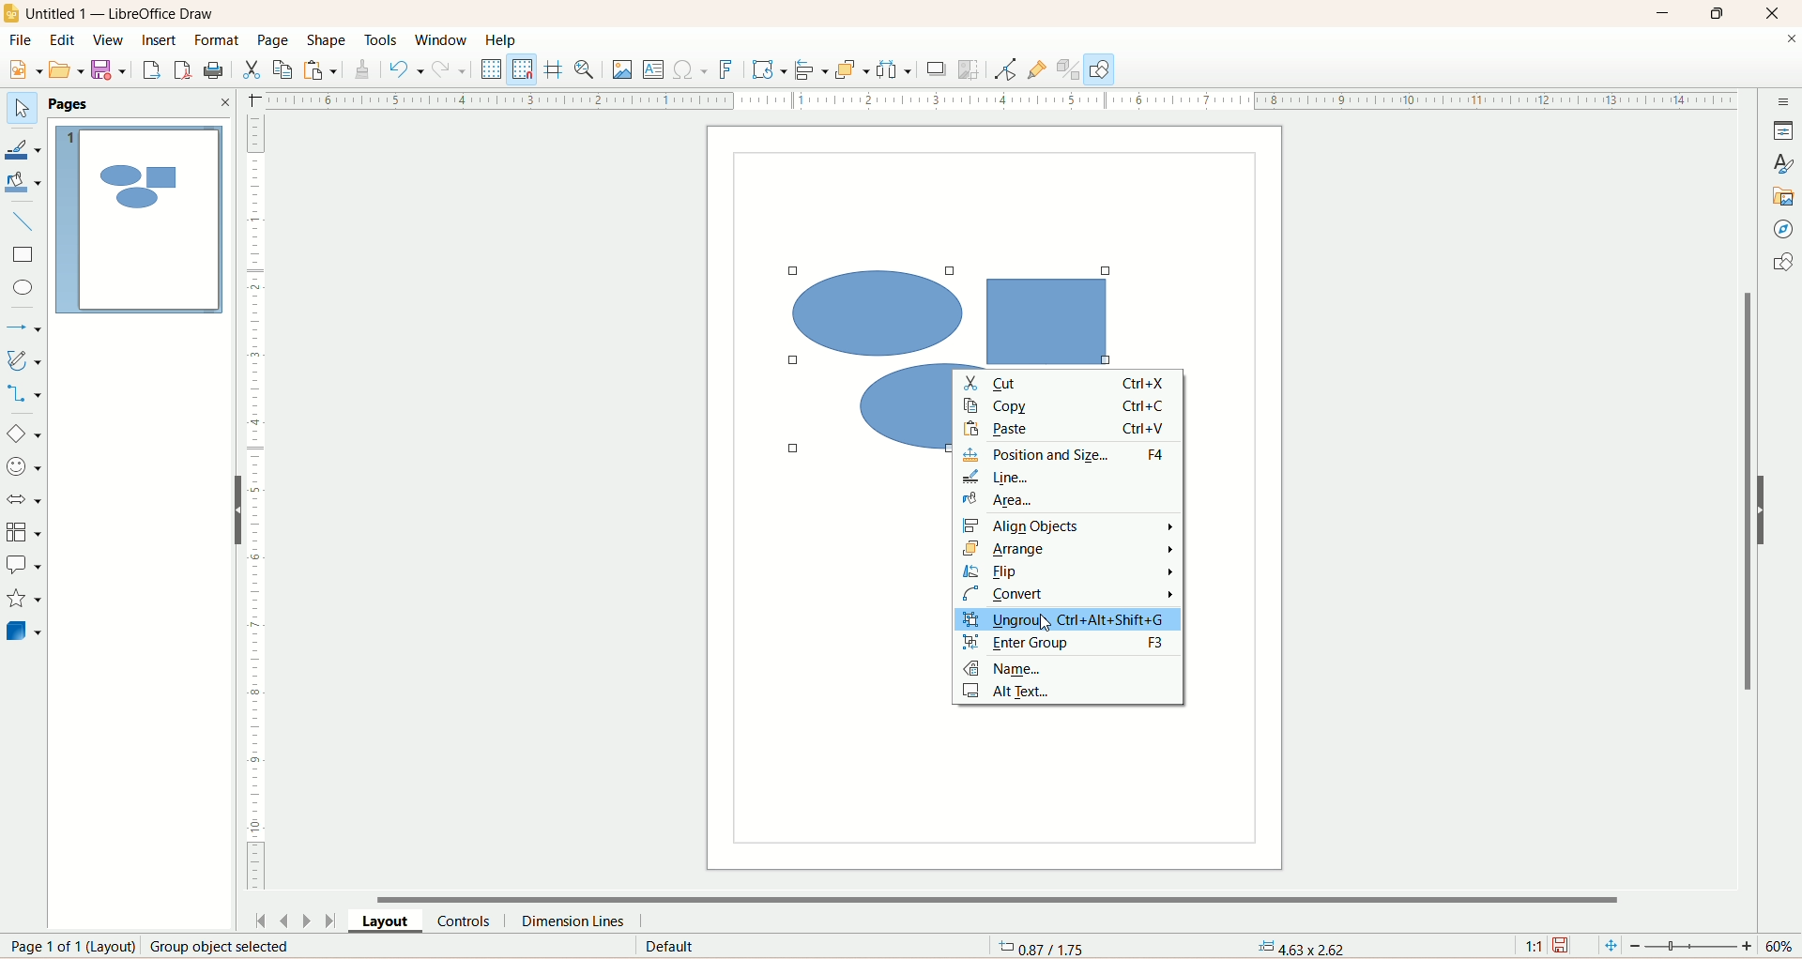  Describe the element at coordinates (284, 70) in the screenshot. I see `copy` at that location.